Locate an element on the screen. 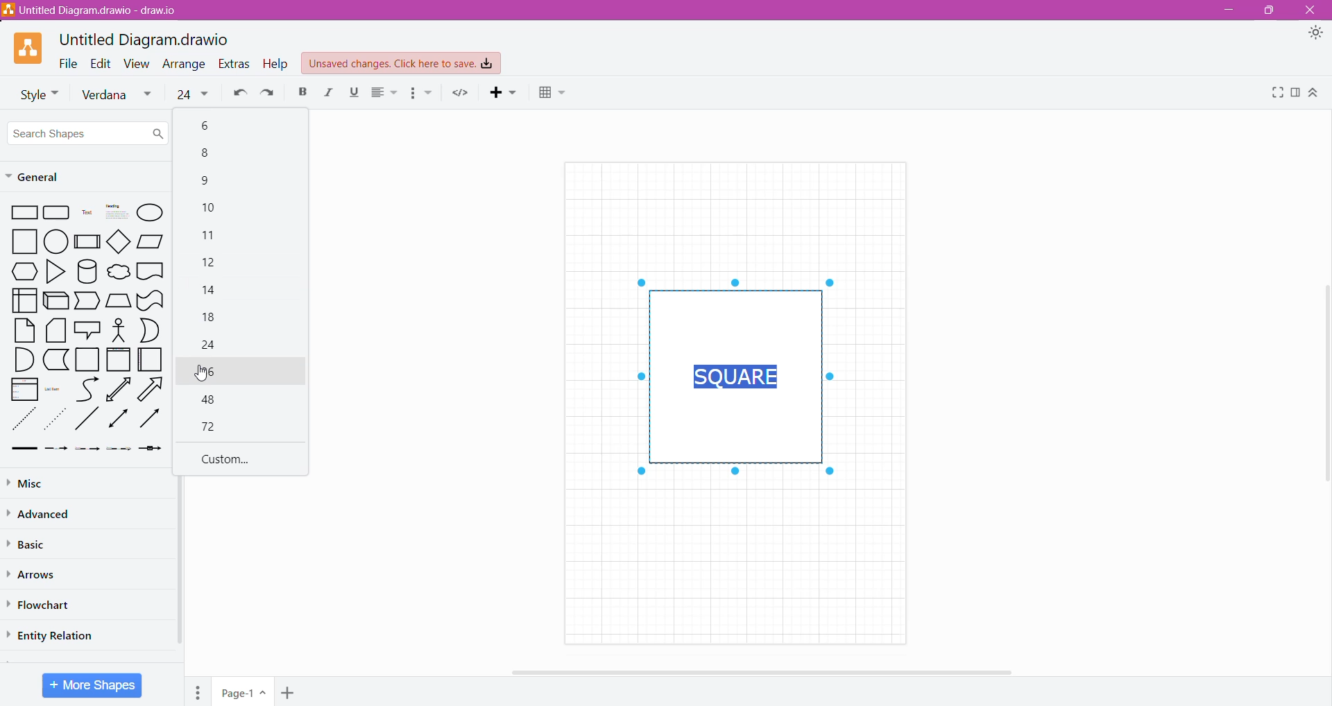 The image size is (1332, 706). Search Shapes is located at coordinates (89, 132).